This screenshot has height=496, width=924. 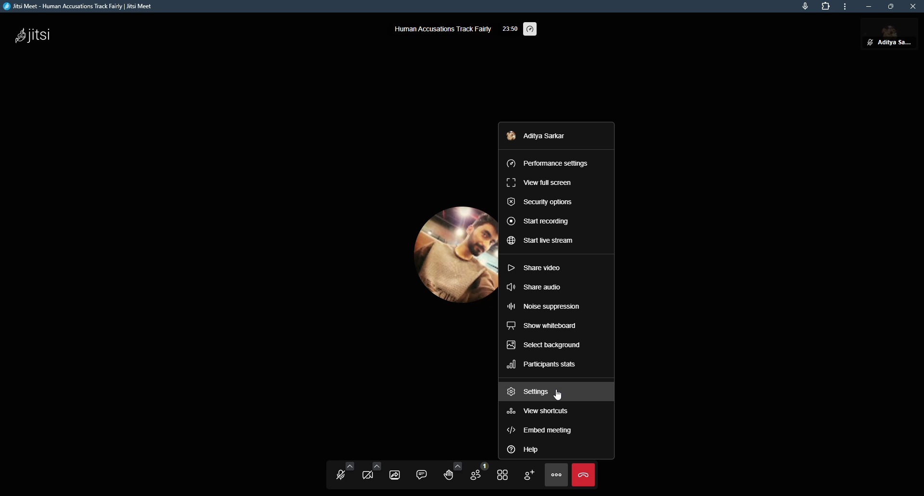 I want to click on profile, so click(x=897, y=37).